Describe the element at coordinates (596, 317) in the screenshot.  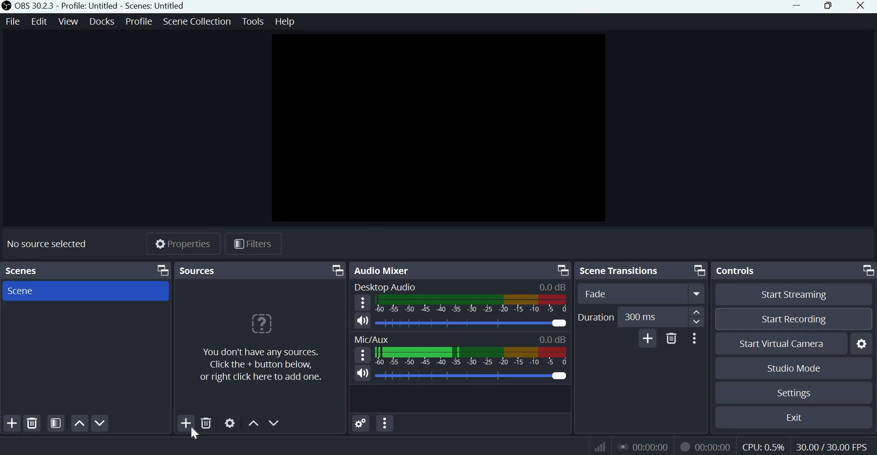
I see `Duration` at that location.